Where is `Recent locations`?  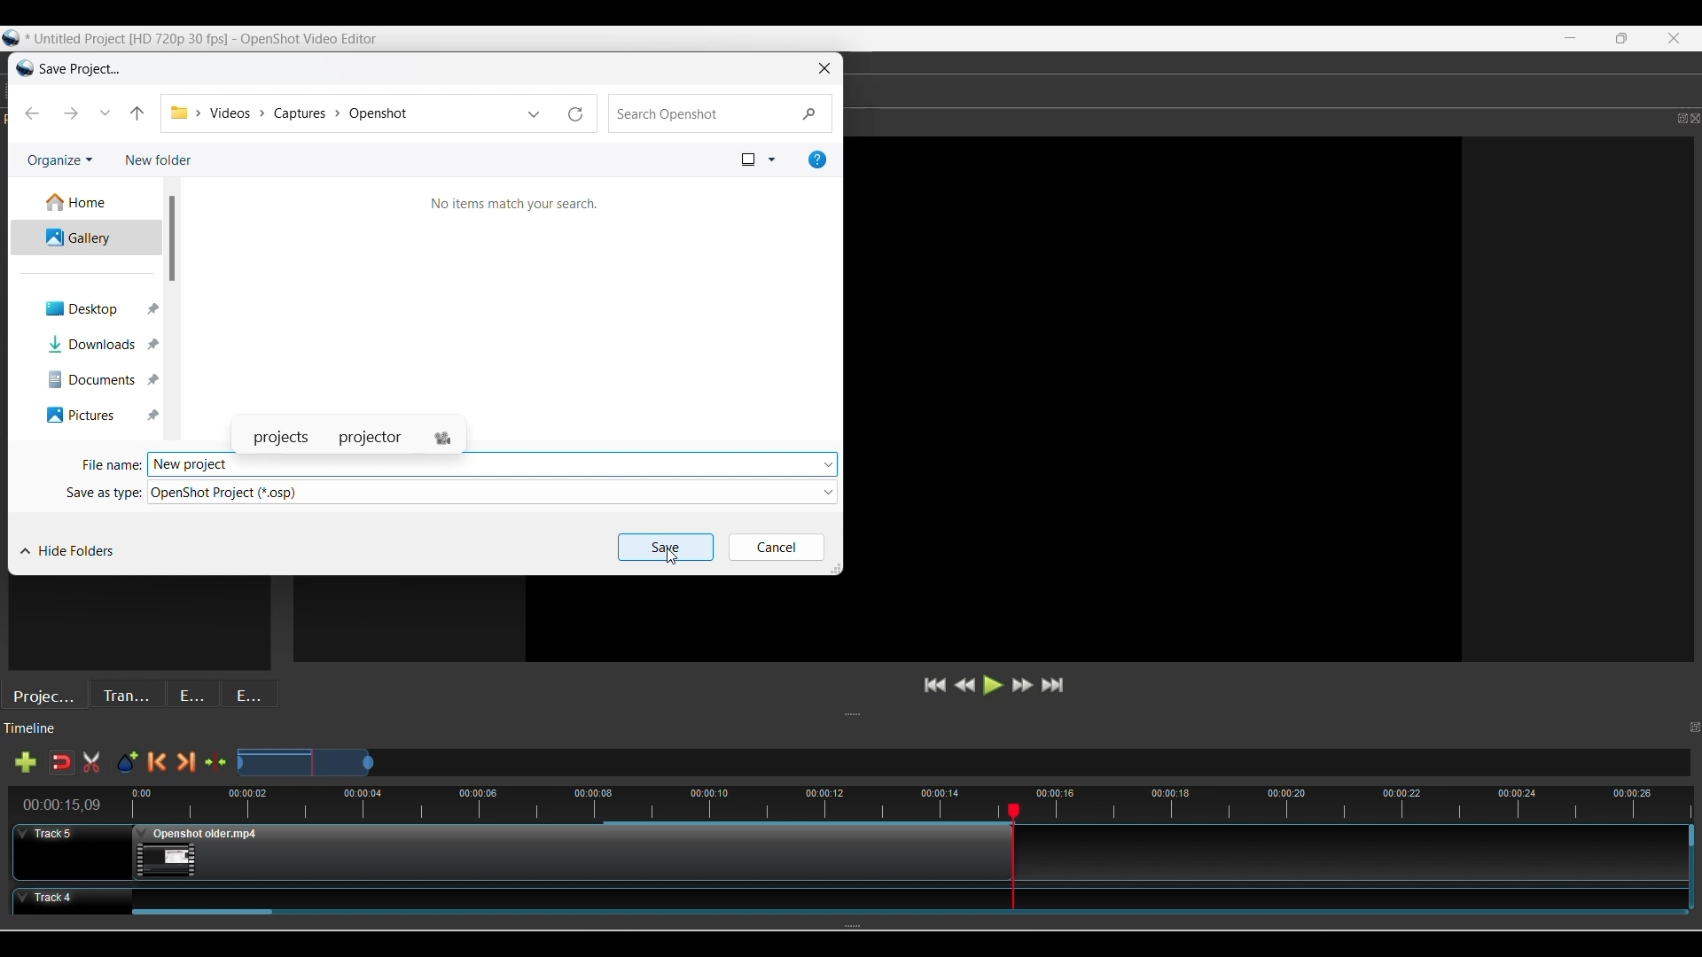
Recent locations is located at coordinates (105, 113).